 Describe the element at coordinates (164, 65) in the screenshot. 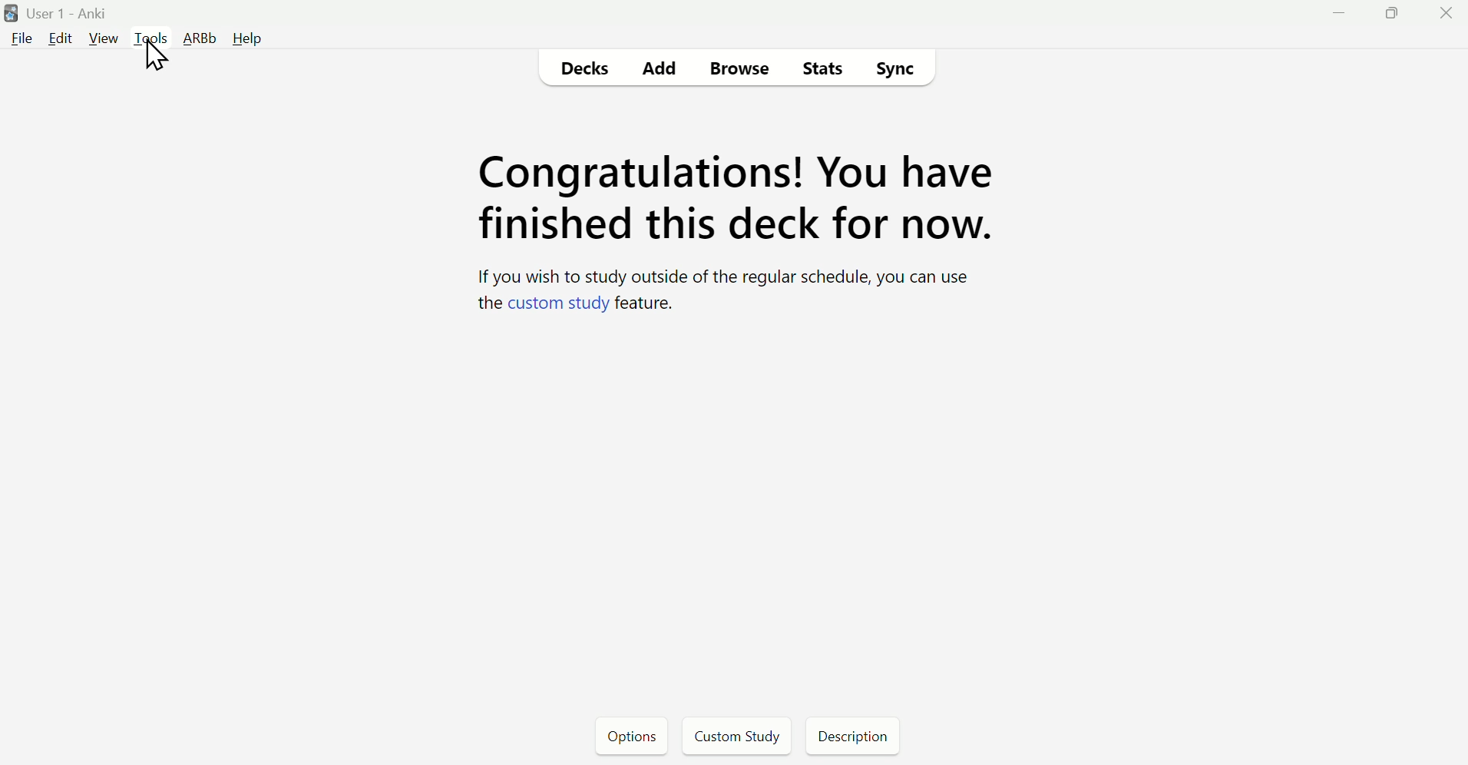

I see `cursor` at that location.